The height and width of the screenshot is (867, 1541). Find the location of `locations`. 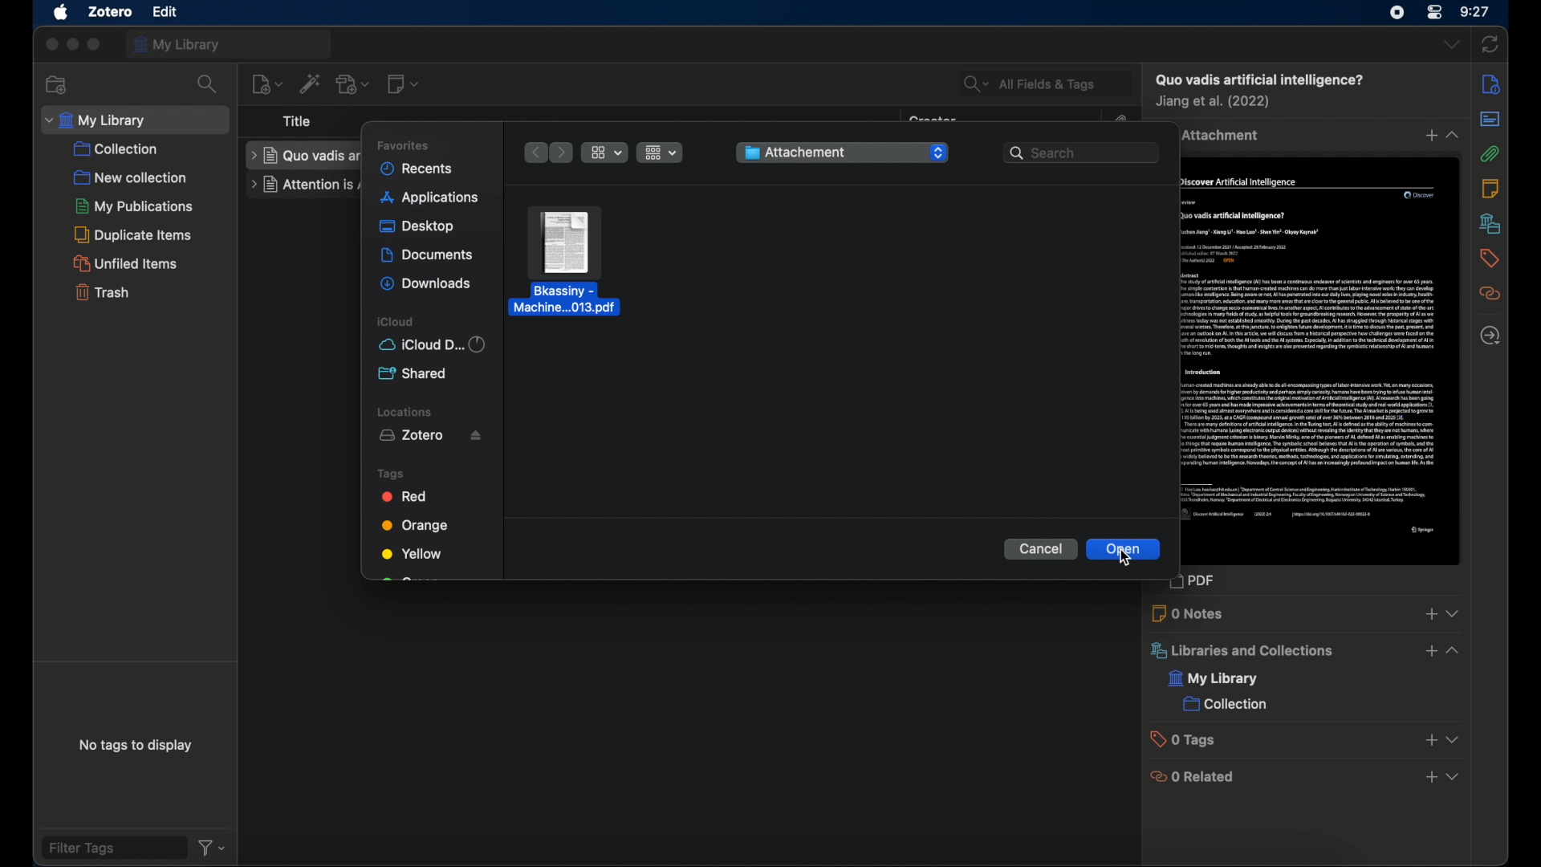

locations is located at coordinates (406, 412).